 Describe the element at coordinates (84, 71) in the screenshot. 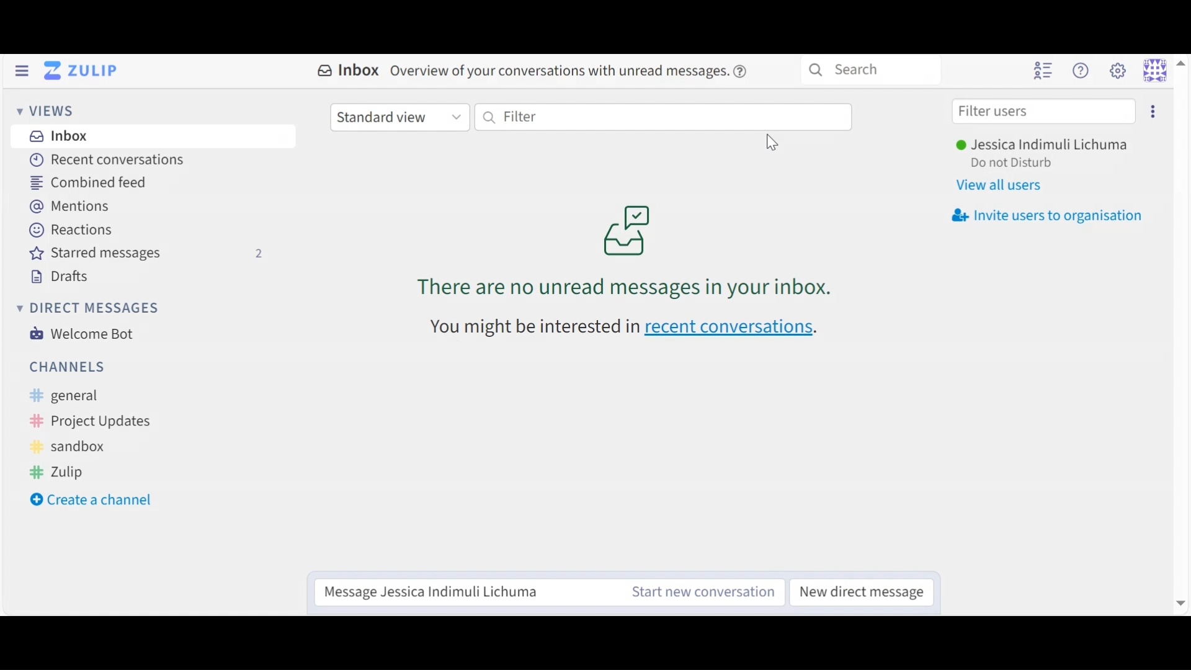

I see `Go to Home View (inbox)` at that location.